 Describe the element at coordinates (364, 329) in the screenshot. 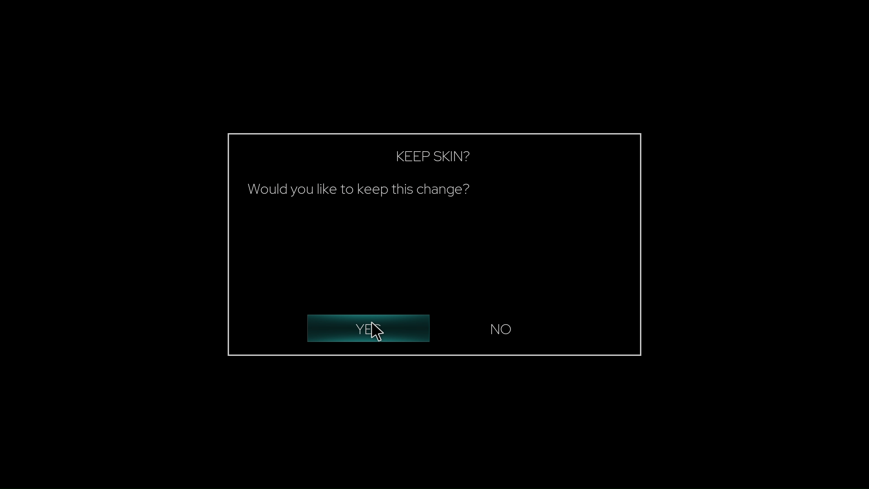

I see `yes` at that location.